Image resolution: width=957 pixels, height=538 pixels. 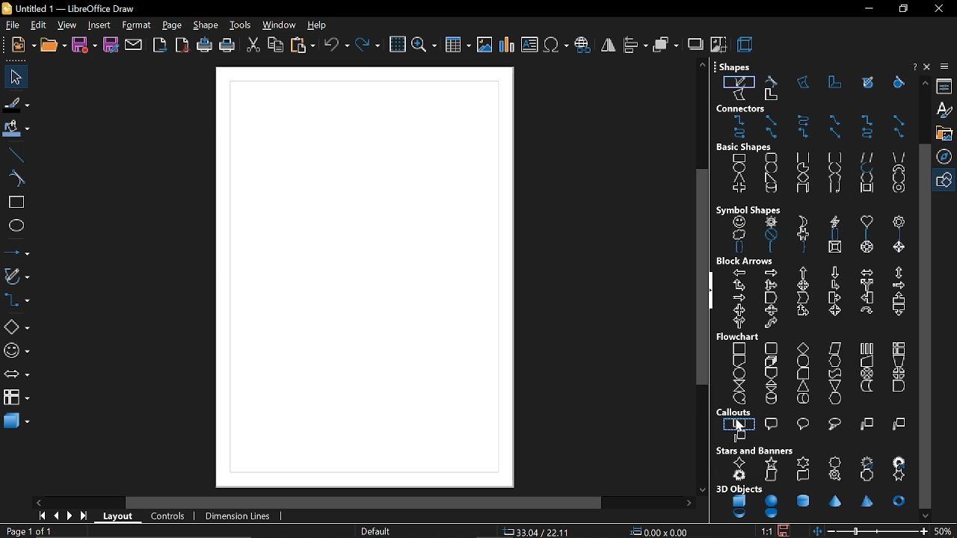 What do you see at coordinates (866, 300) in the screenshot?
I see `left arrow callout` at bounding box center [866, 300].